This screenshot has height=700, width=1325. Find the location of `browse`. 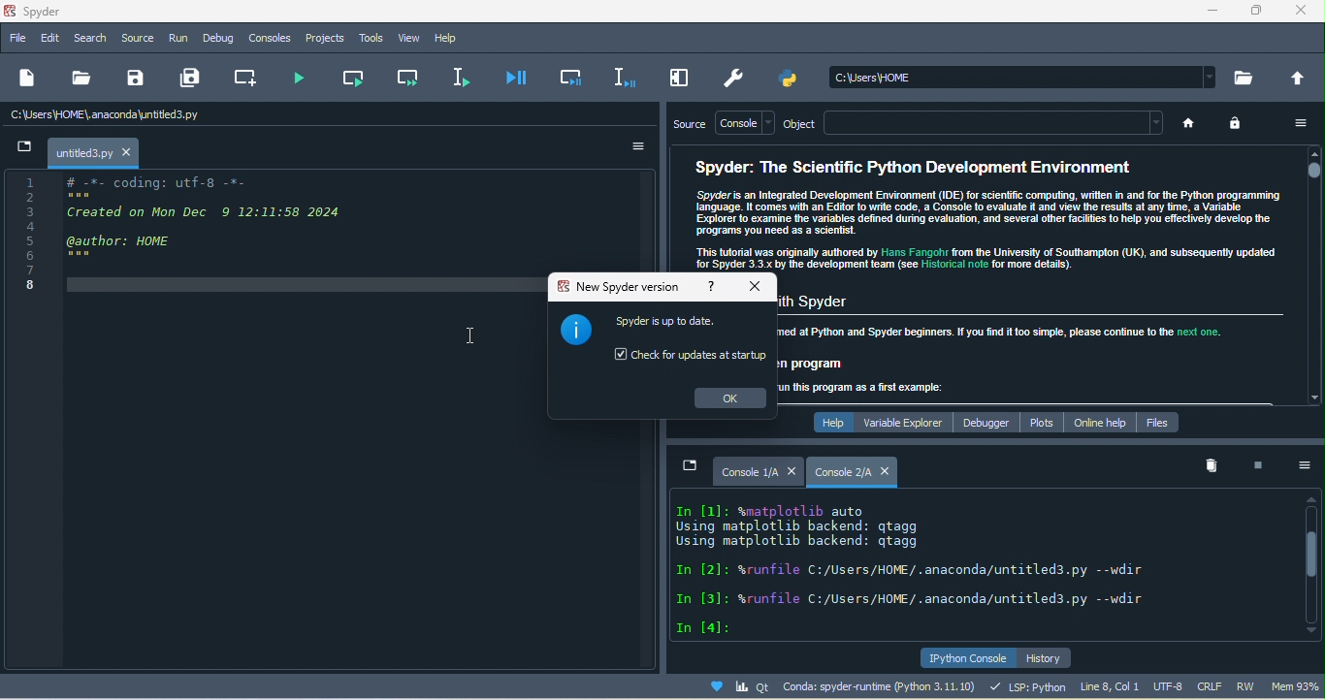

browse is located at coordinates (1246, 77).